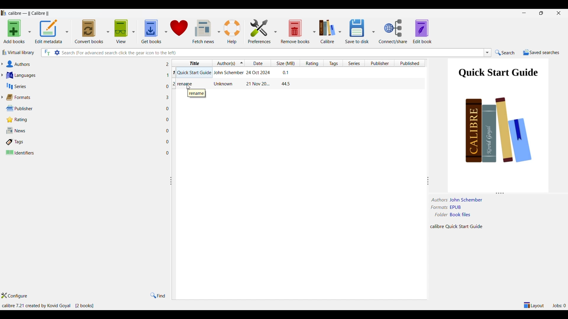 The image size is (568, 319). I want to click on book files, so click(462, 214).